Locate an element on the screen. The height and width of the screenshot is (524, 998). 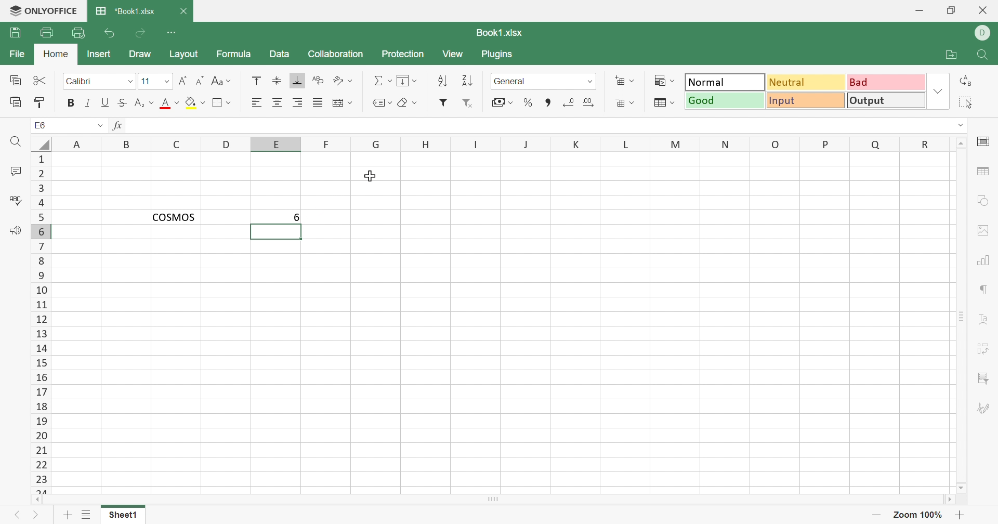
Restore down is located at coordinates (954, 11).